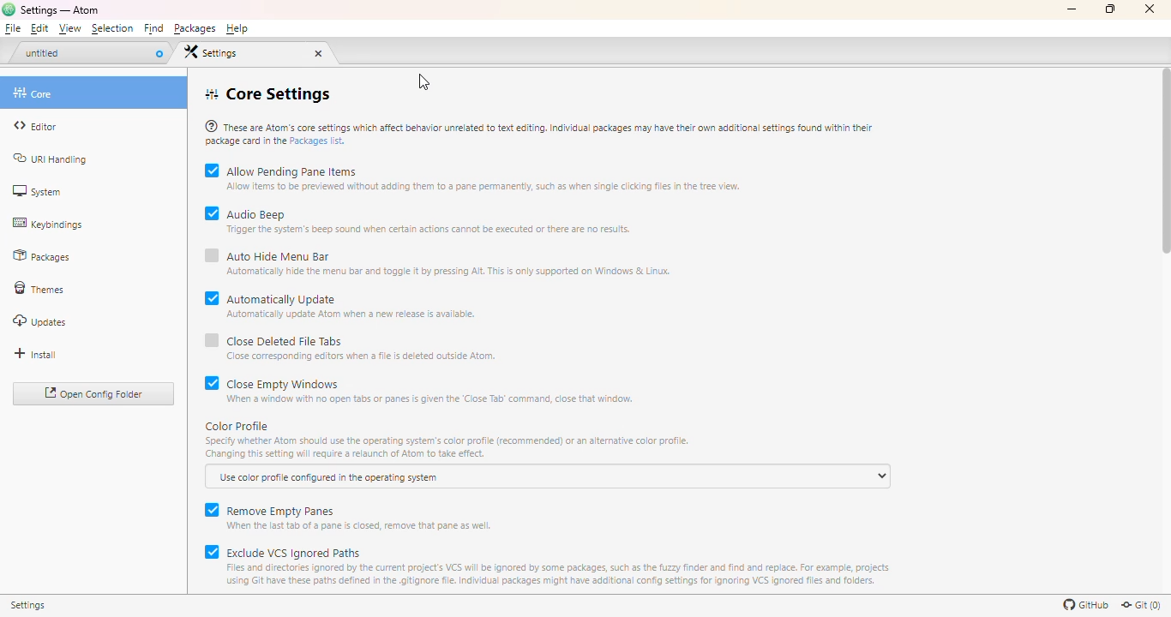 The width and height of the screenshot is (1171, 617). I want to click on untitled tab, so click(83, 53).